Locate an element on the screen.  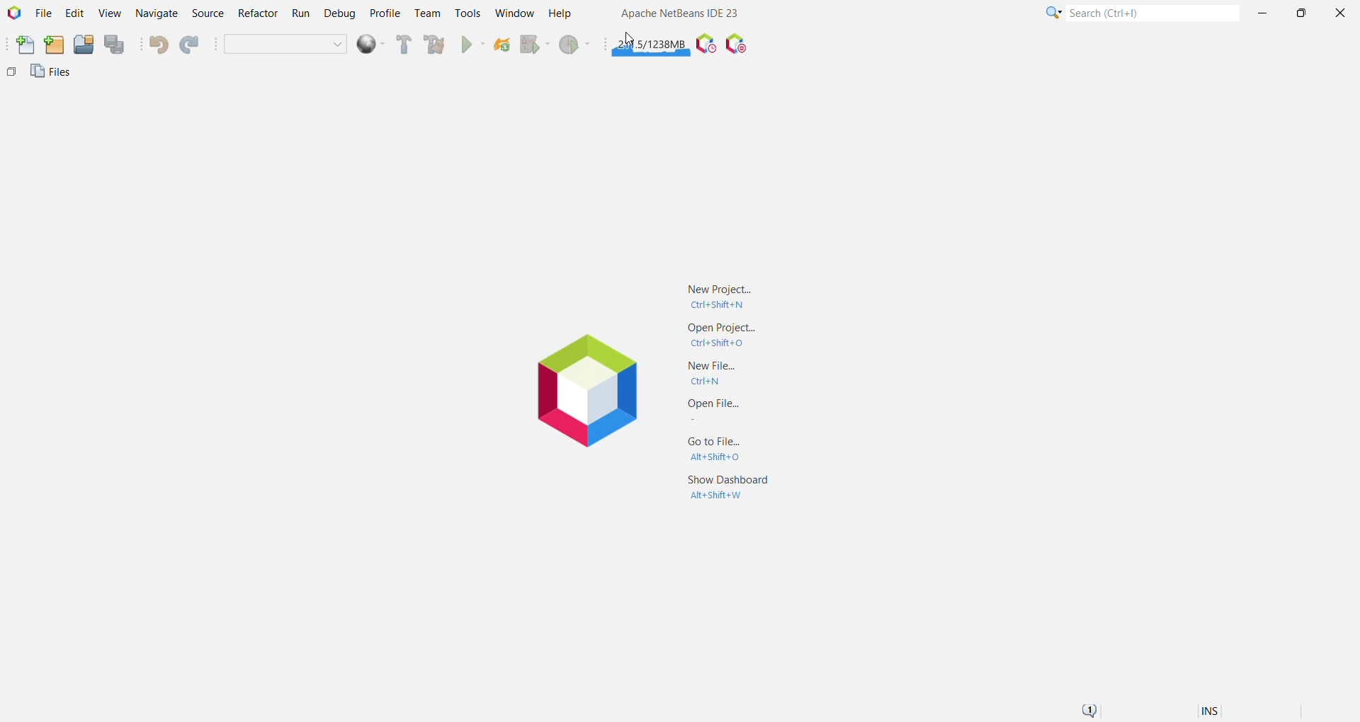
Help is located at coordinates (567, 15).